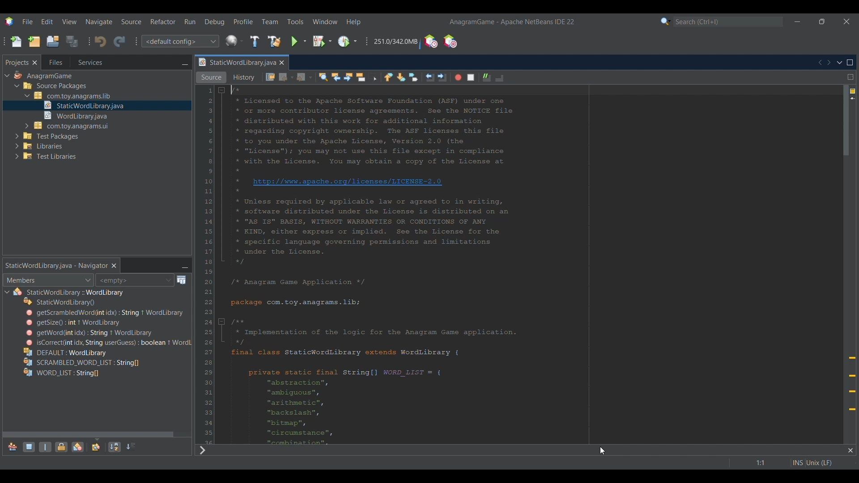  Describe the element at coordinates (822, 21) in the screenshot. I see `Show interface in a smaller tab` at that location.